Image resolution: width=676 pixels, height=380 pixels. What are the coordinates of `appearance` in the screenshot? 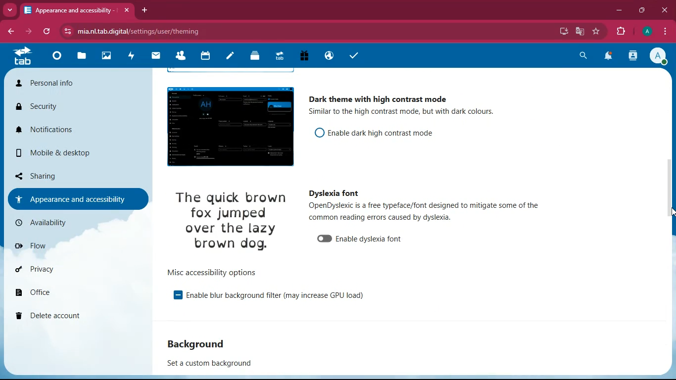 It's located at (79, 198).